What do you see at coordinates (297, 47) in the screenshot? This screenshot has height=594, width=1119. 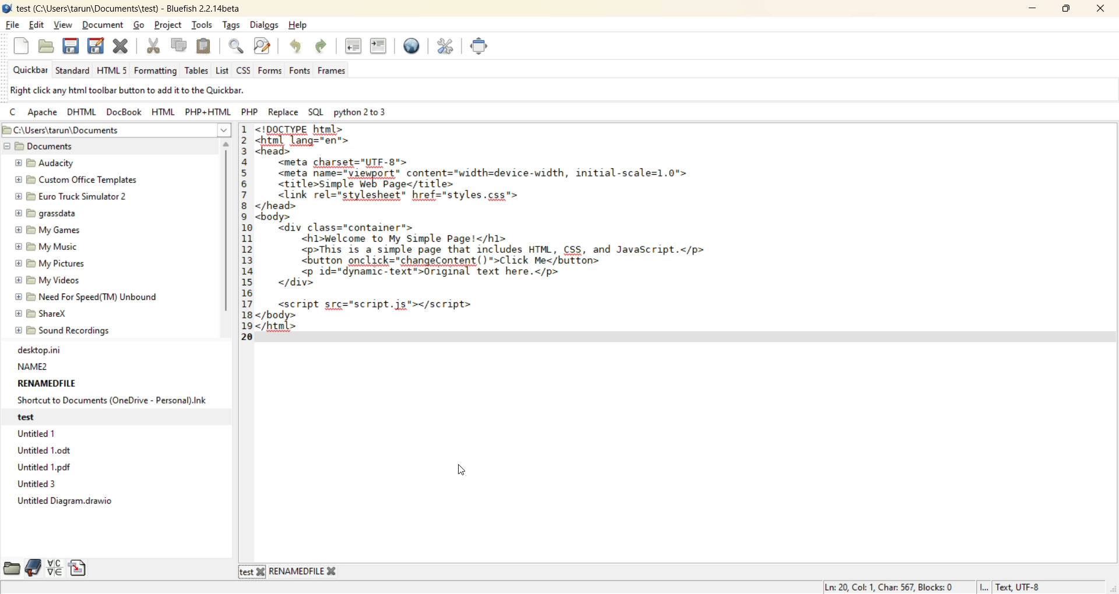 I see `undo` at bounding box center [297, 47].